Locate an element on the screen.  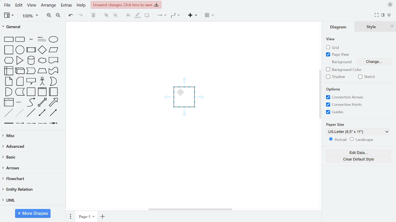
View is located at coordinates (332, 39).